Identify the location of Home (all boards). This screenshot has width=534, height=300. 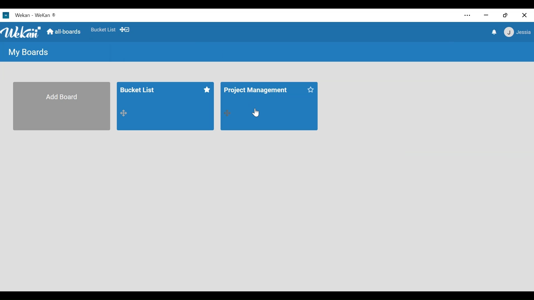
(65, 31).